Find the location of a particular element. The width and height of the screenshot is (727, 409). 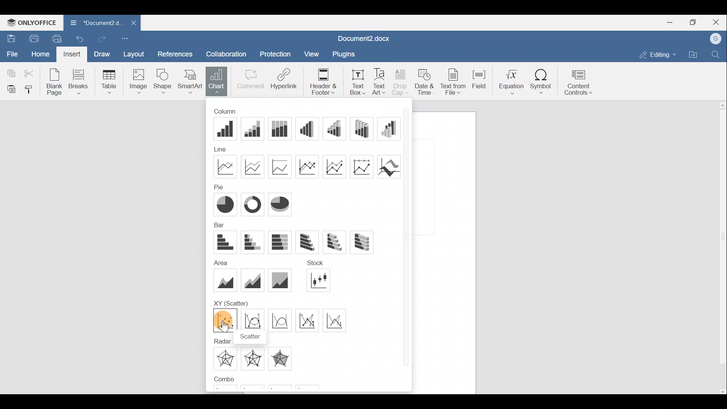

Breaks is located at coordinates (82, 81).